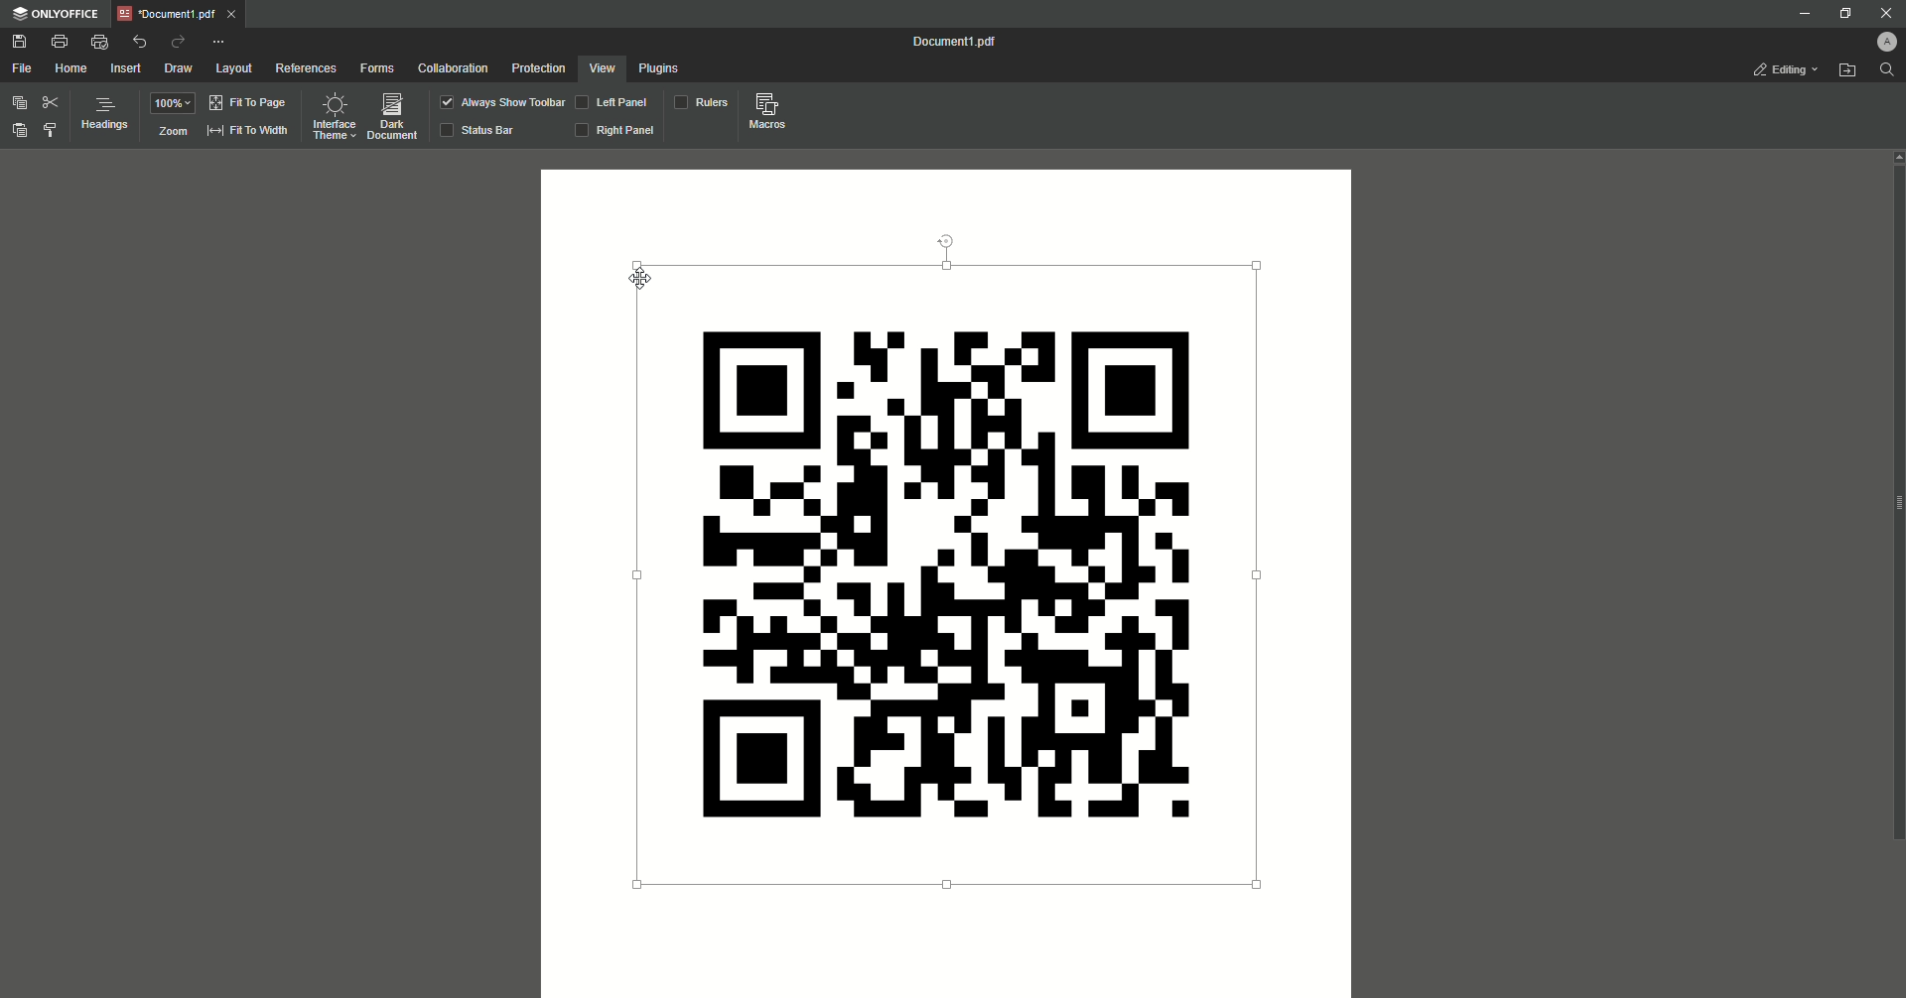 This screenshot has width=1906, height=998. What do you see at coordinates (1887, 15) in the screenshot?
I see `Close` at bounding box center [1887, 15].